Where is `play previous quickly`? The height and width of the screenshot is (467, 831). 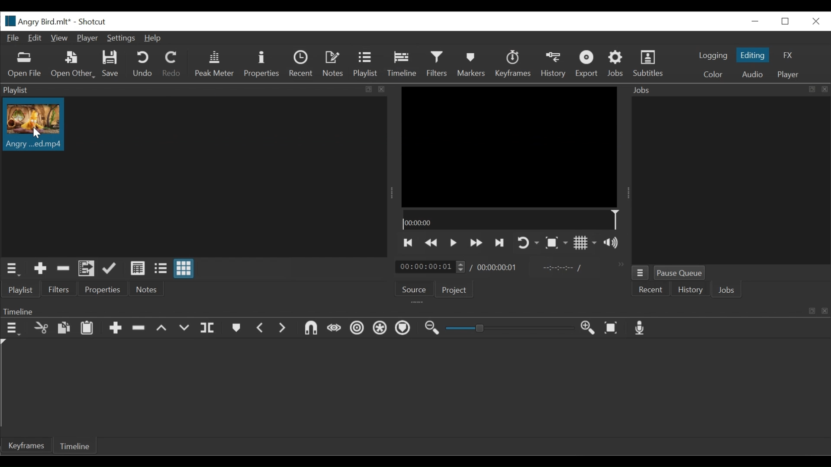
play previous quickly is located at coordinates (432, 243).